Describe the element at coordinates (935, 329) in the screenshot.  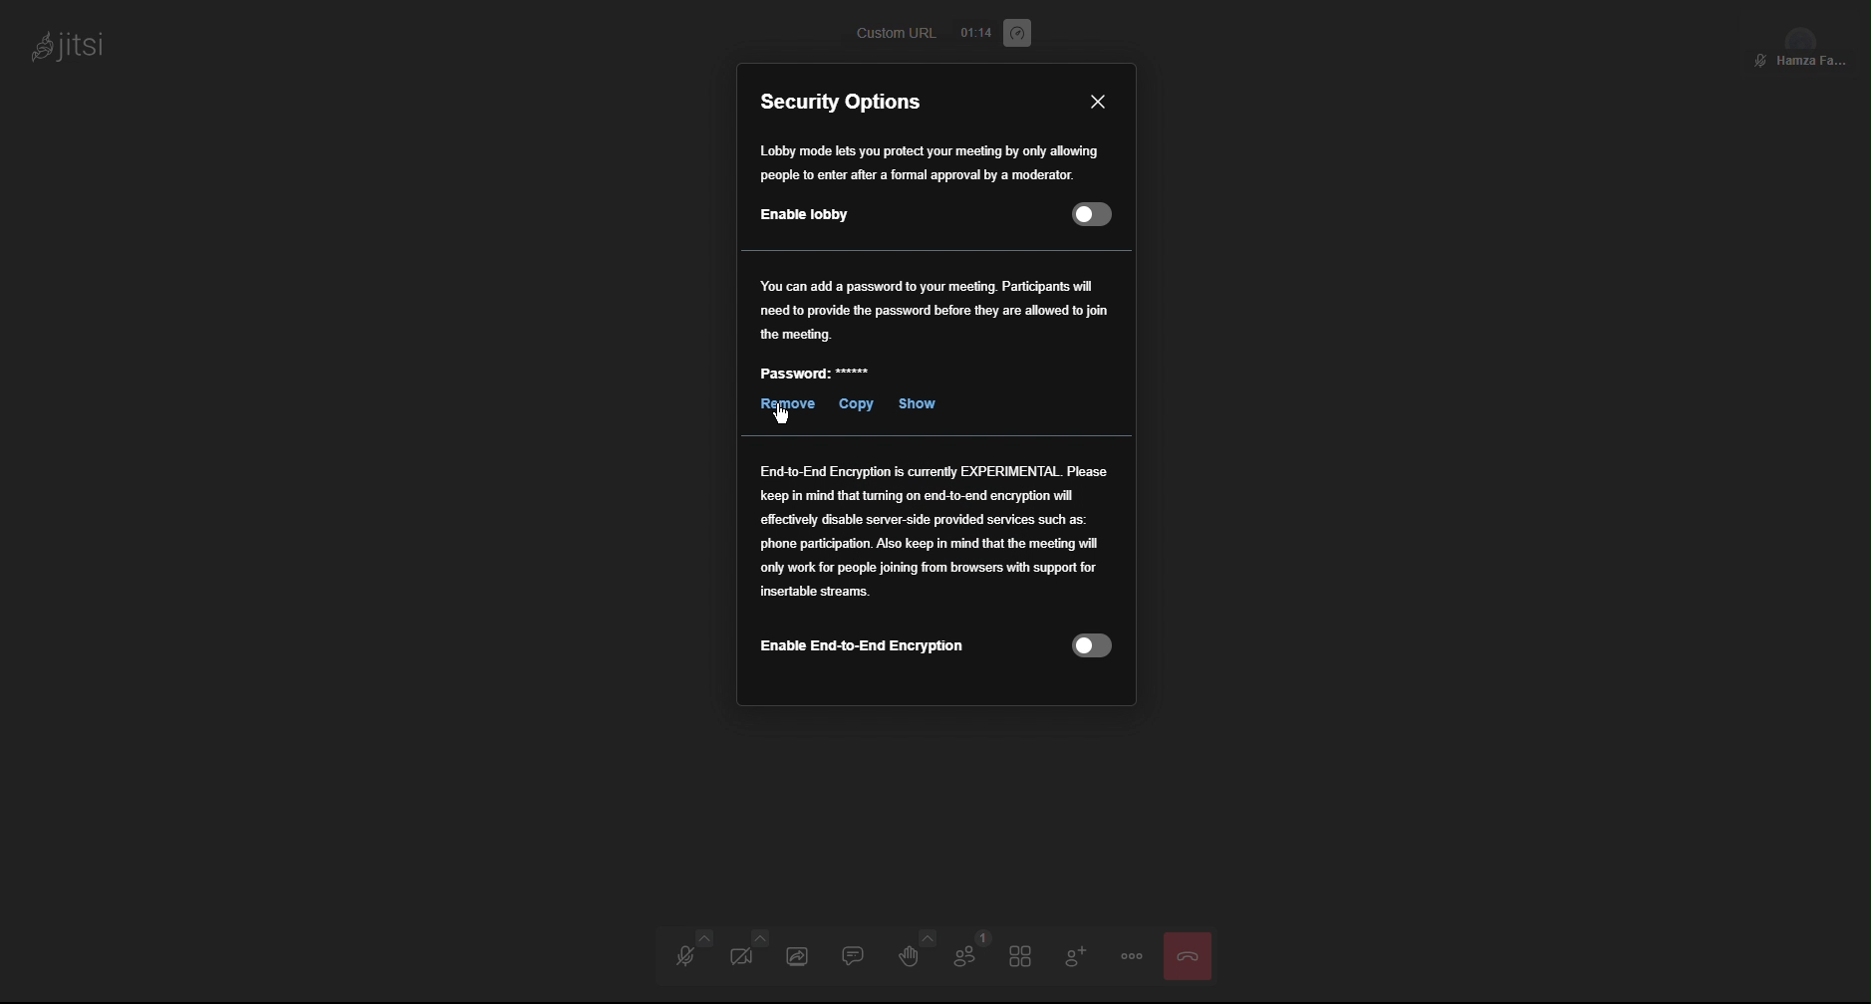
I see `Password` at that location.